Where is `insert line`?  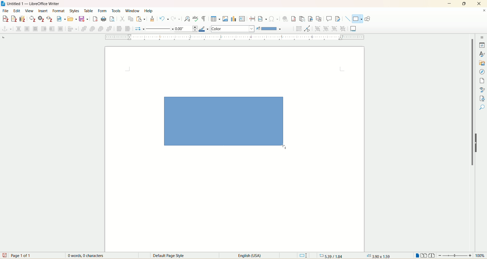 insert line is located at coordinates (347, 19).